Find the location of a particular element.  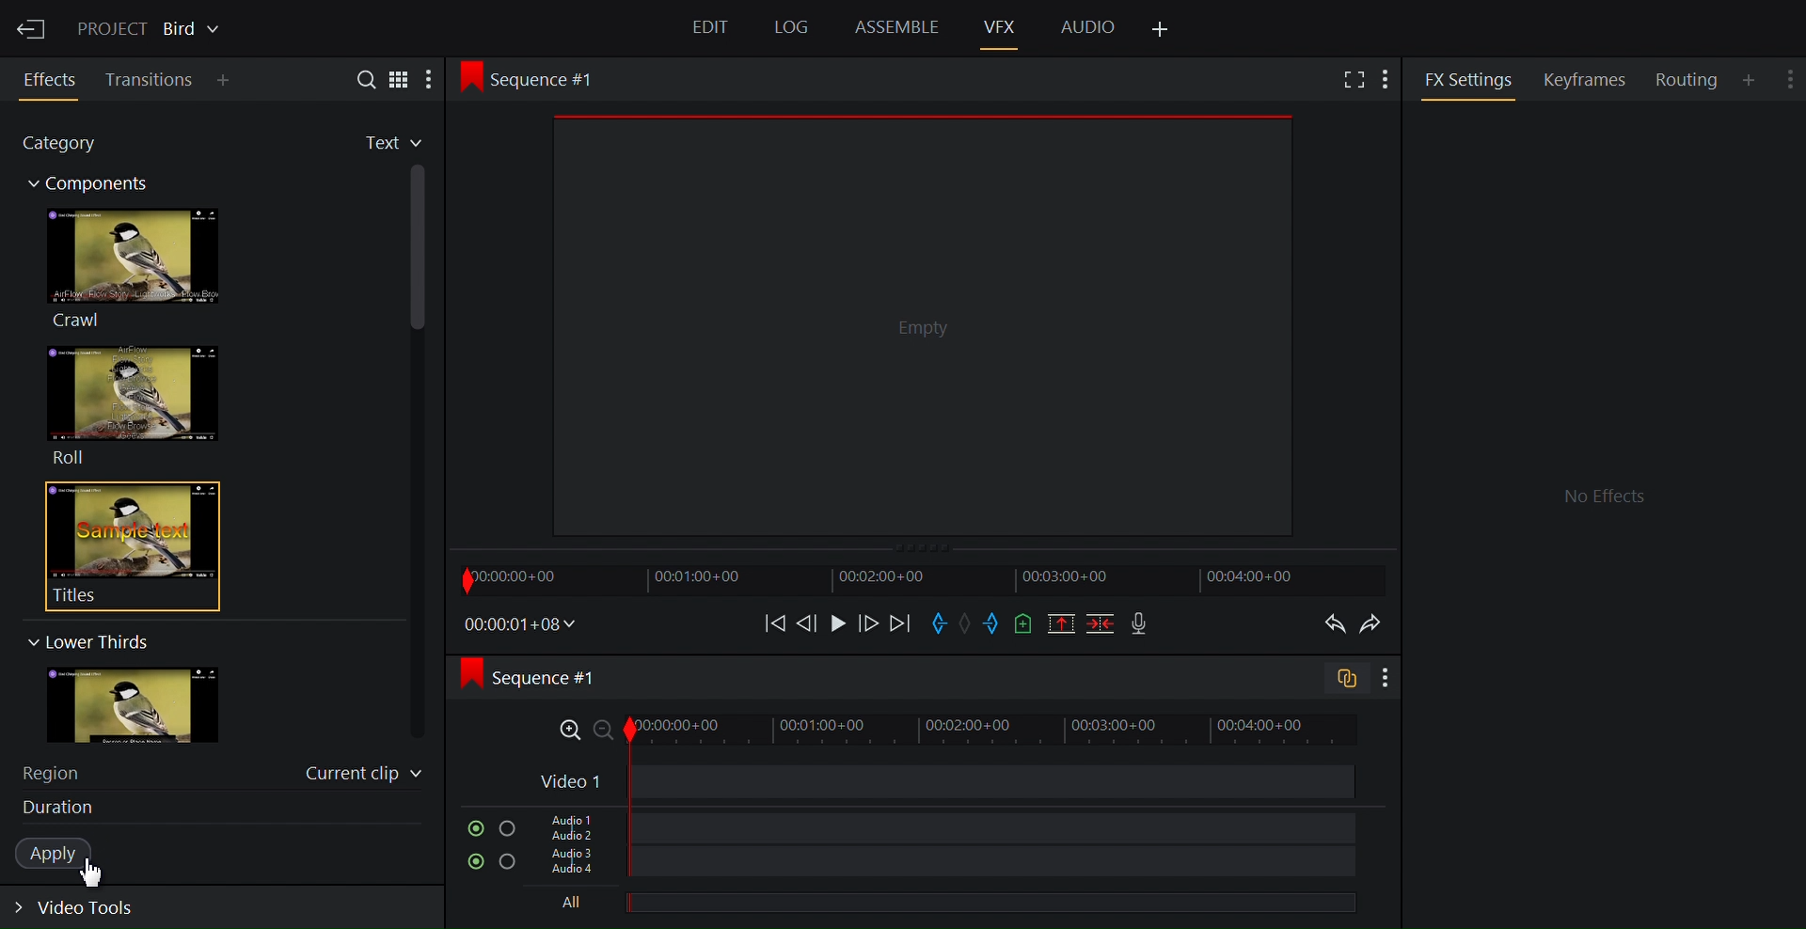

Delete/cut is located at coordinates (1102, 625).